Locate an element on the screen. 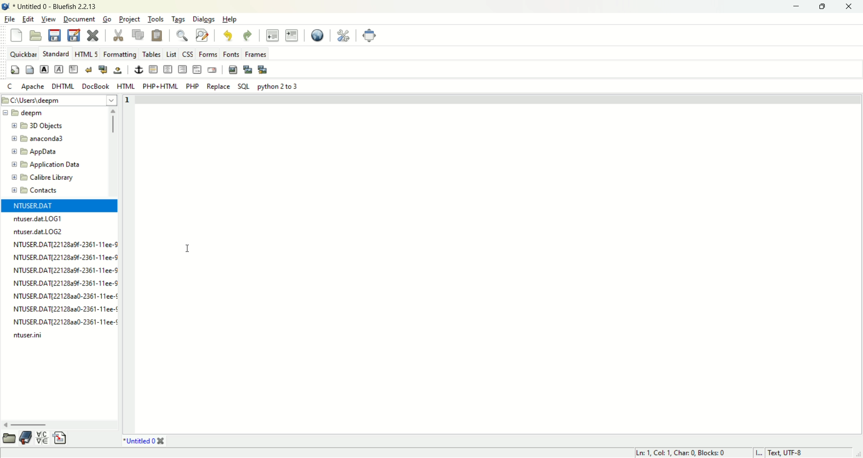 The width and height of the screenshot is (863, 458). horizontal rule is located at coordinates (154, 69).